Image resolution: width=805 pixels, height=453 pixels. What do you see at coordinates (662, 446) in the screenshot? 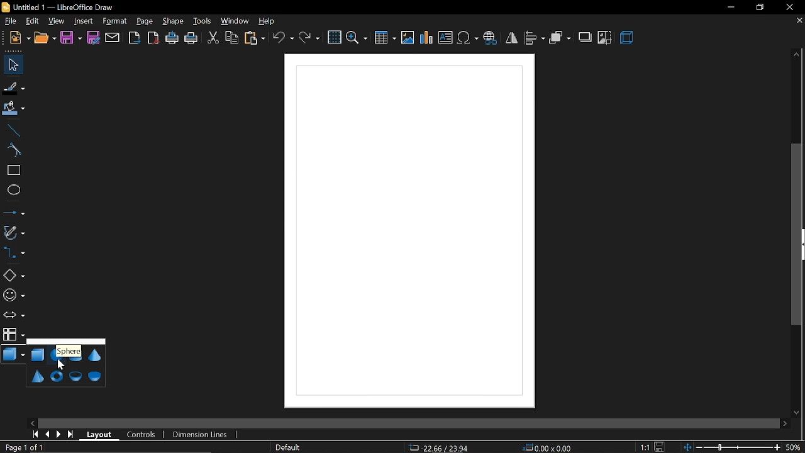
I see `save` at bounding box center [662, 446].